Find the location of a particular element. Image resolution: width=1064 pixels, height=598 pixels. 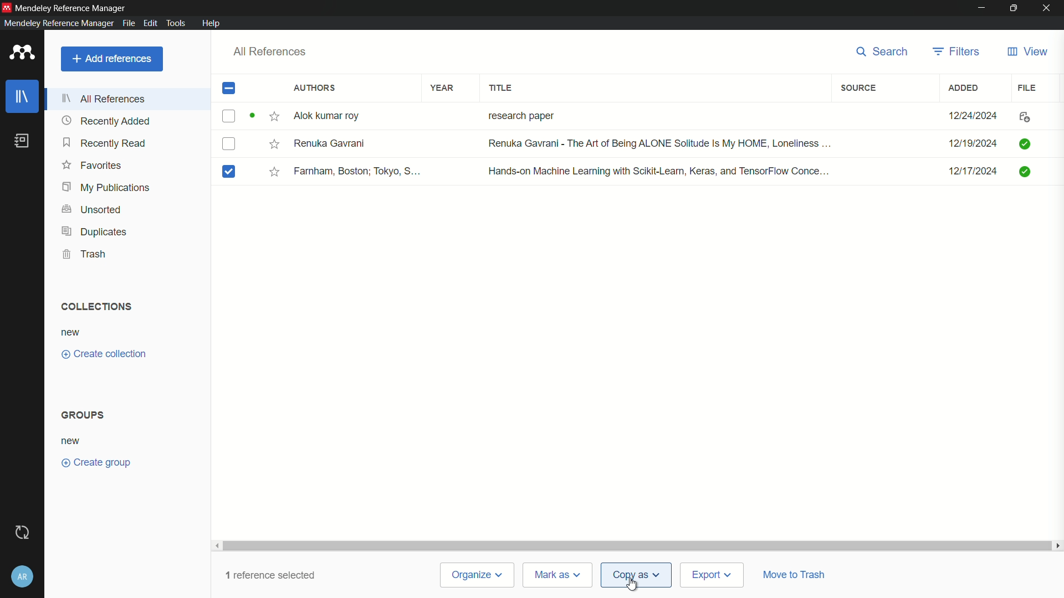

help menu is located at coordinates (213, 23).